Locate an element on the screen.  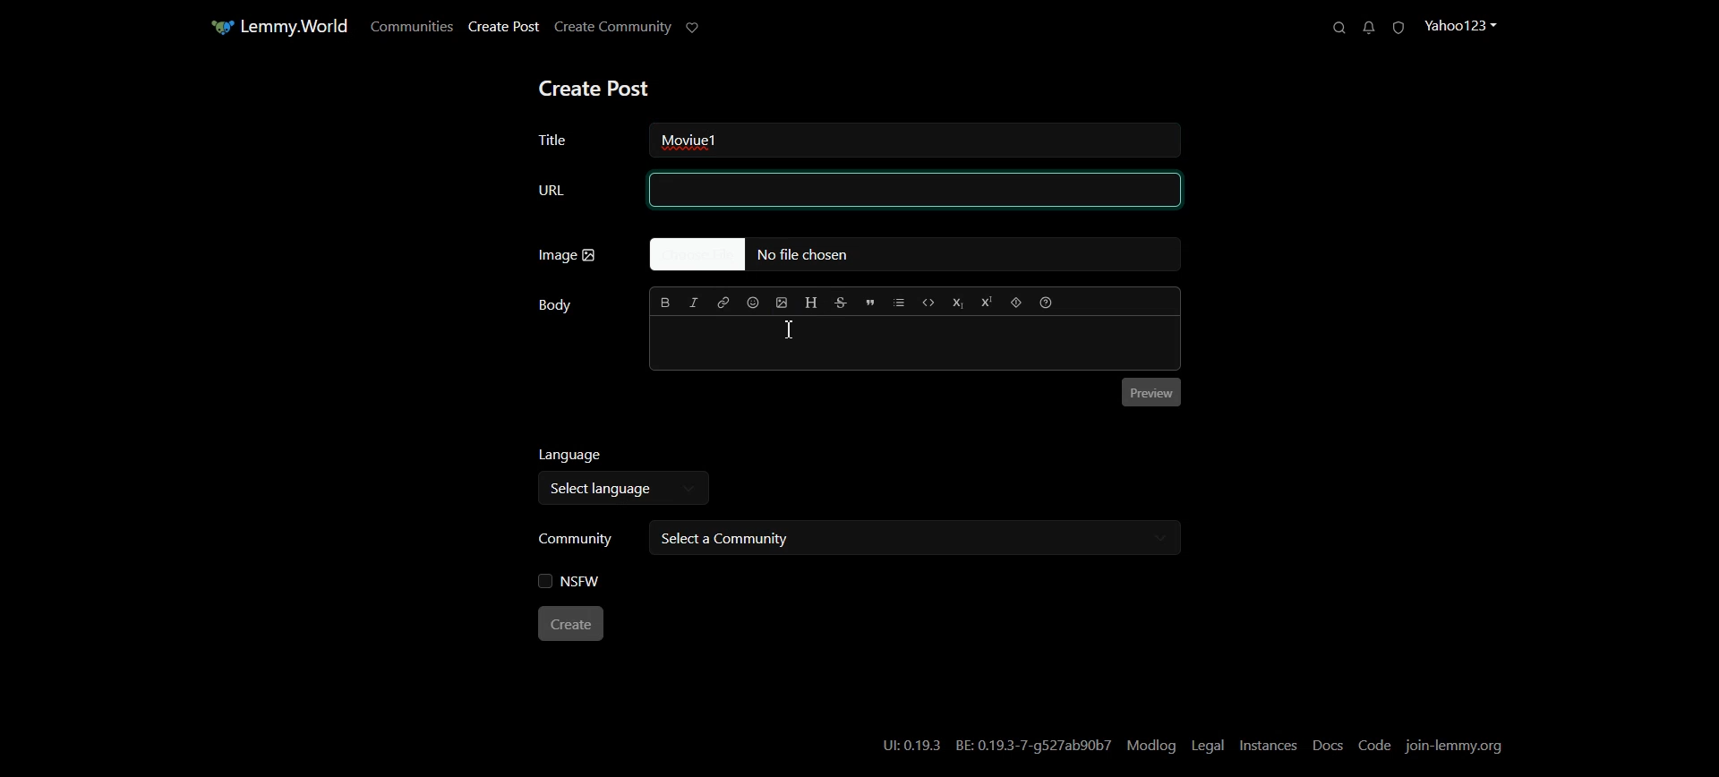
Quote is located at coordinates (870, 303).